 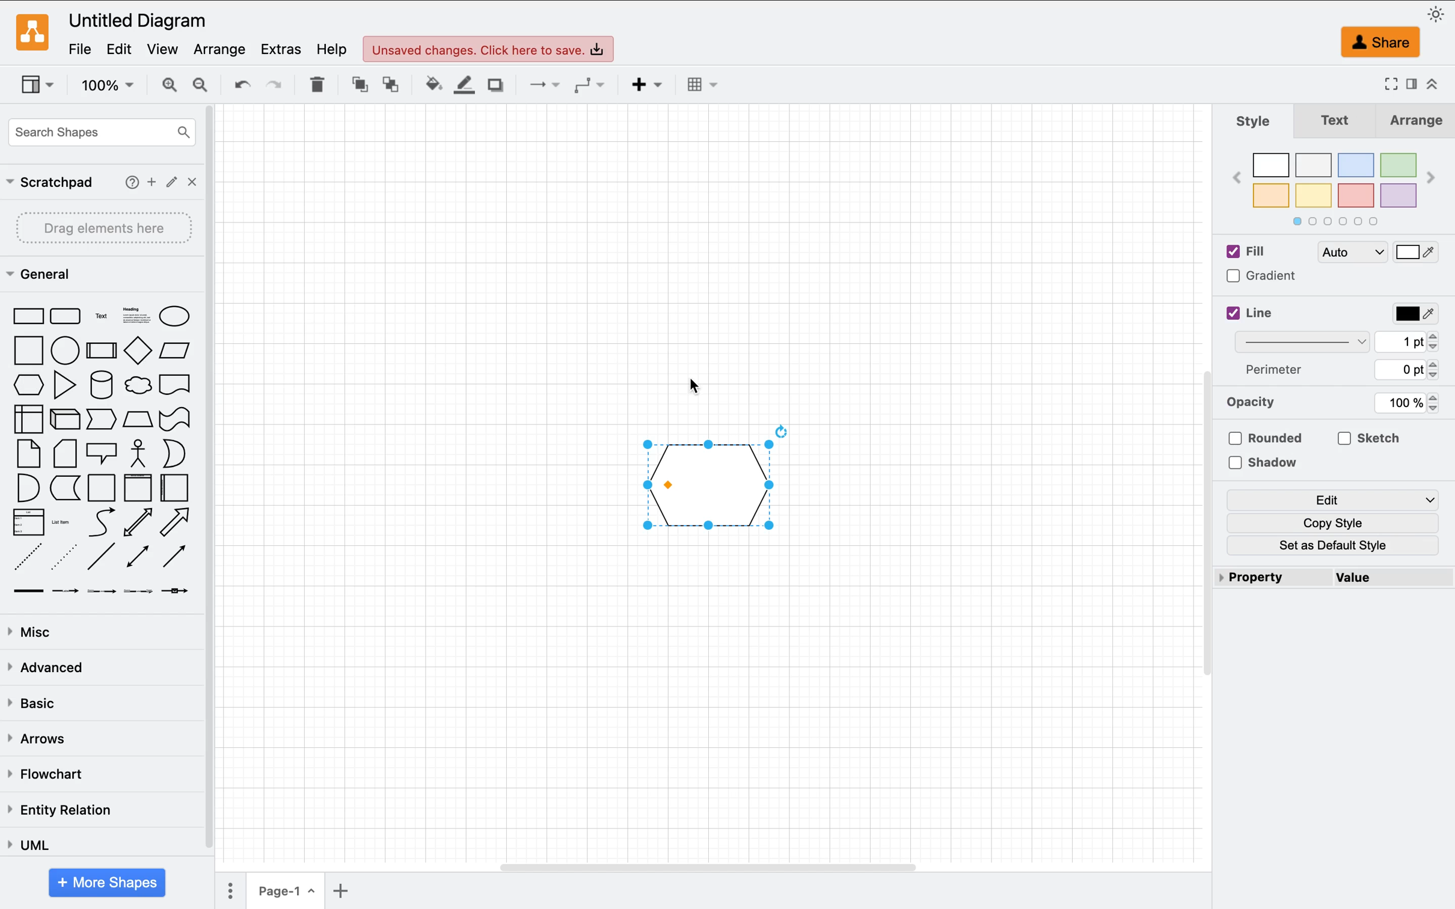 What do you see at coordinates (460, 85) in the screenshot?
I see `line color` at bounding box center [460, 85].